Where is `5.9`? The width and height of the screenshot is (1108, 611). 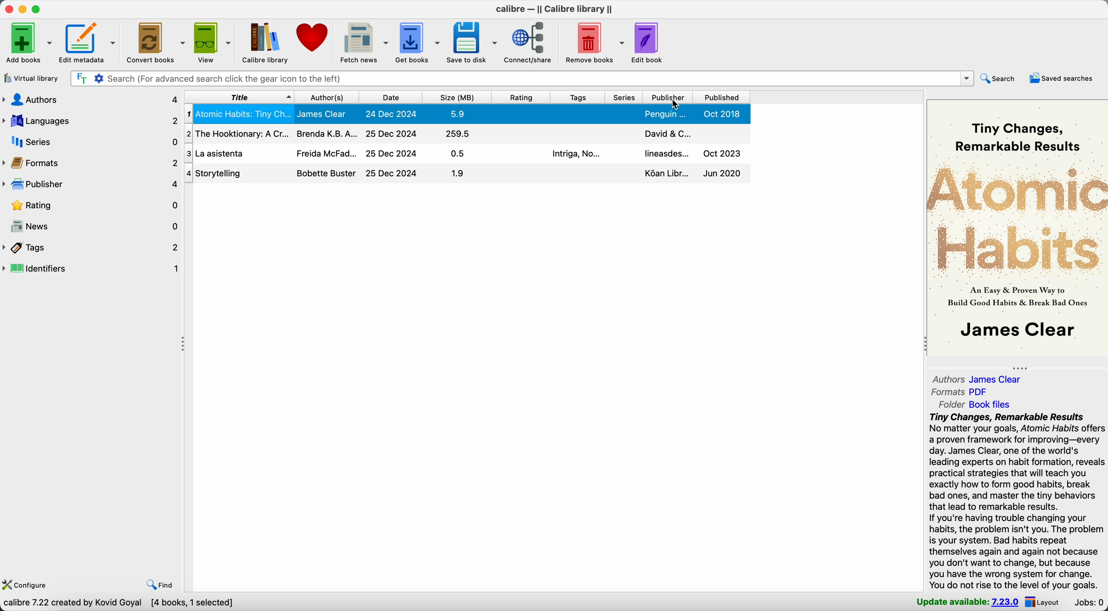 5.9 is located at coordinates (459, 114).